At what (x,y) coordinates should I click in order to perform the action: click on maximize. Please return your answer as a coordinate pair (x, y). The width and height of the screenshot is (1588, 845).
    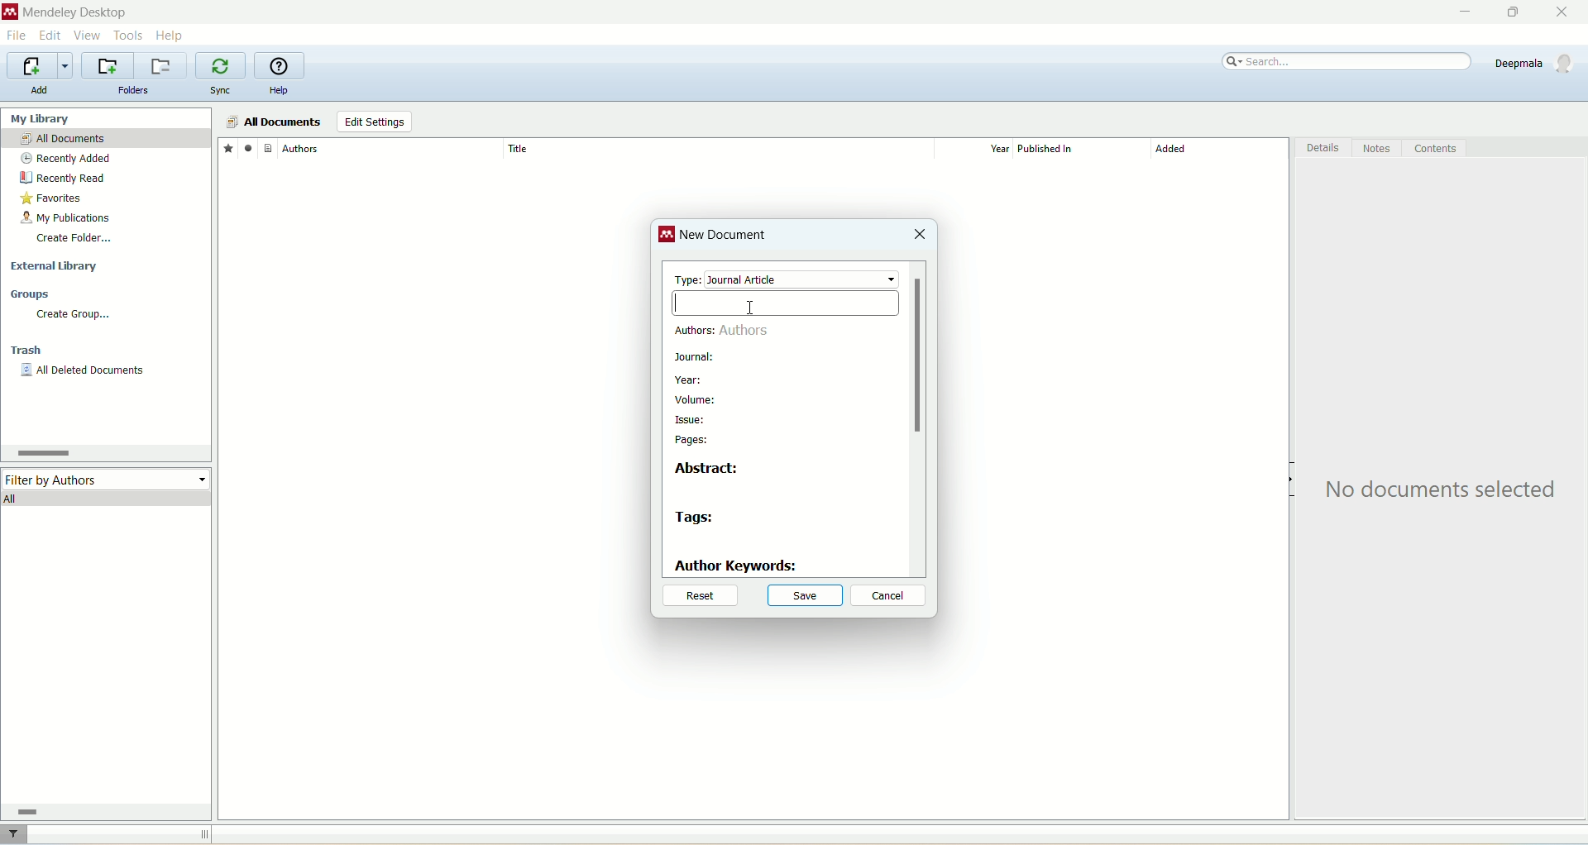
    Looking at the image, I should click on (1509, 12).